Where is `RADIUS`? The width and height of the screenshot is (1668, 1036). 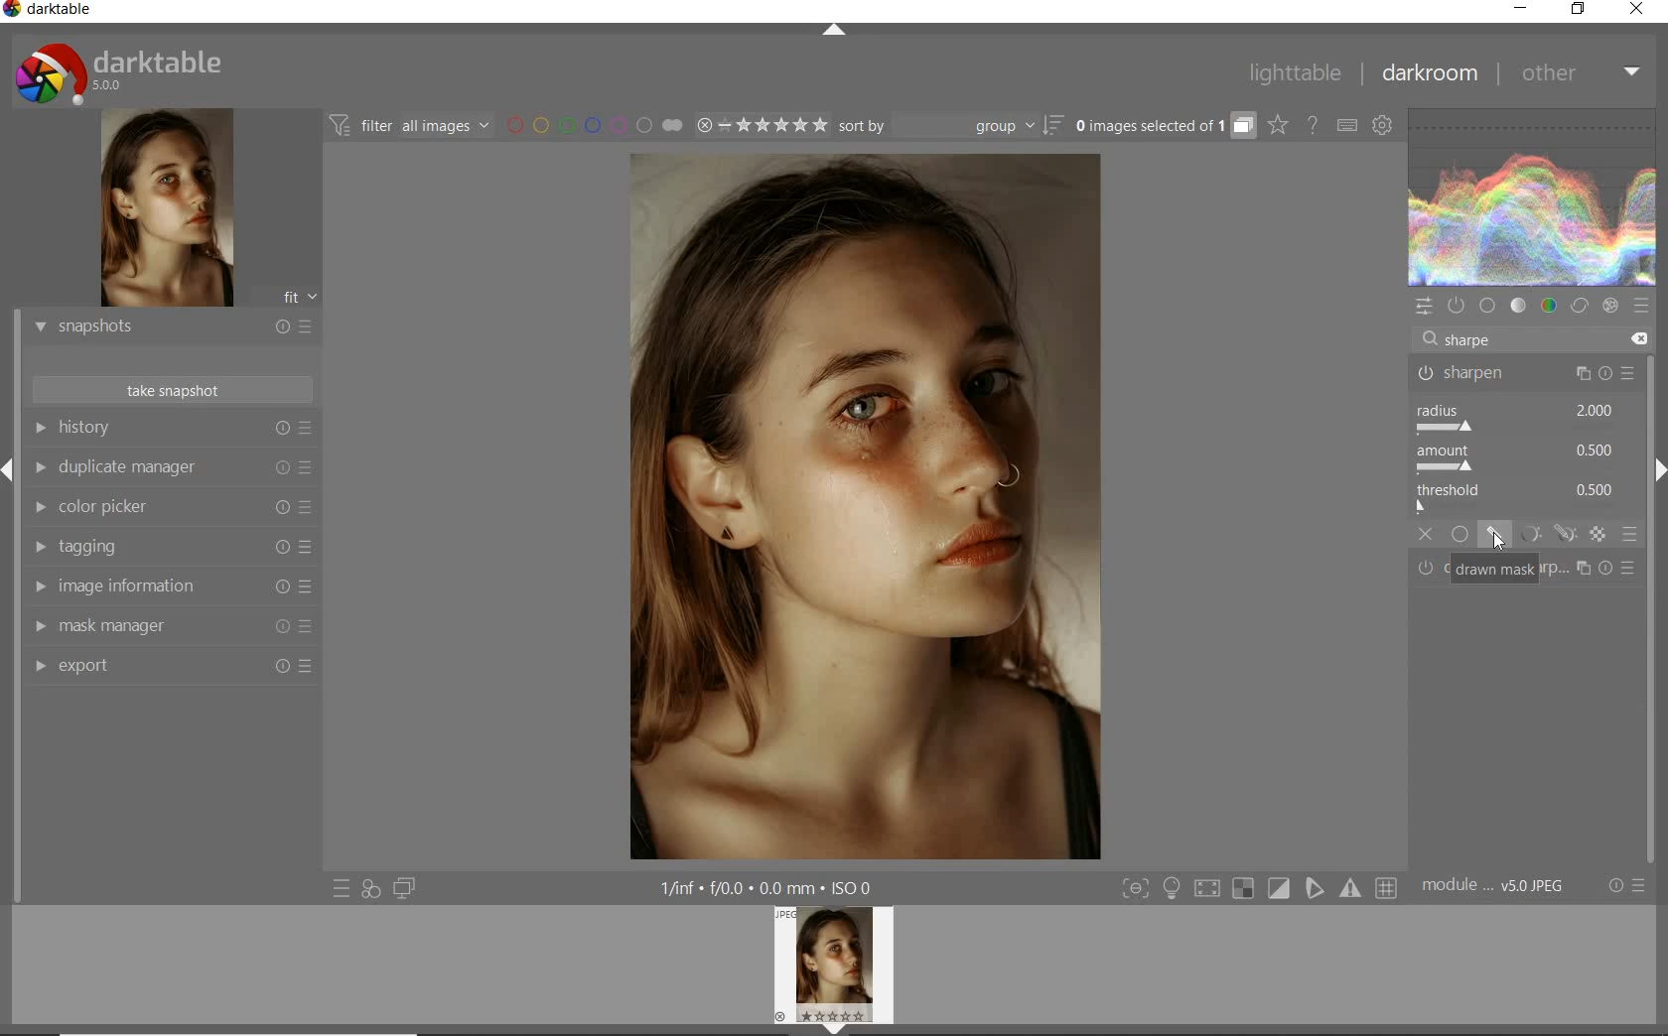
RADIUS is located at coordinates (1516, 418).